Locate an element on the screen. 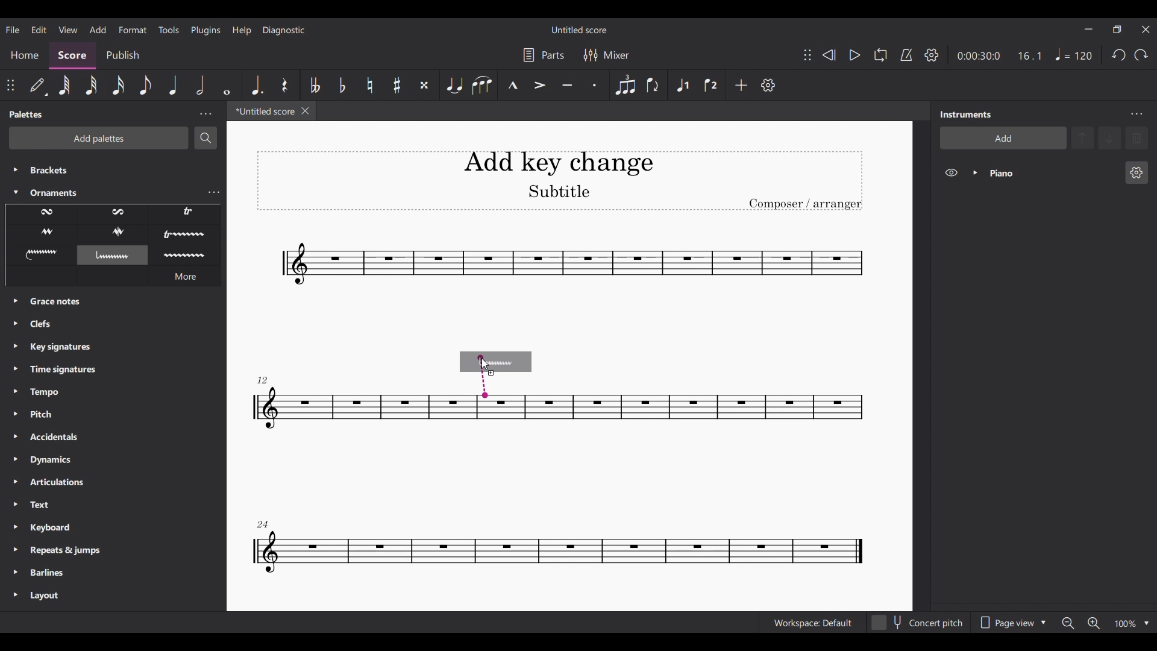 Image resolution: width=1157 pixels, height=651 pixels. Toggle sharp is located at coordinates (397, 86).